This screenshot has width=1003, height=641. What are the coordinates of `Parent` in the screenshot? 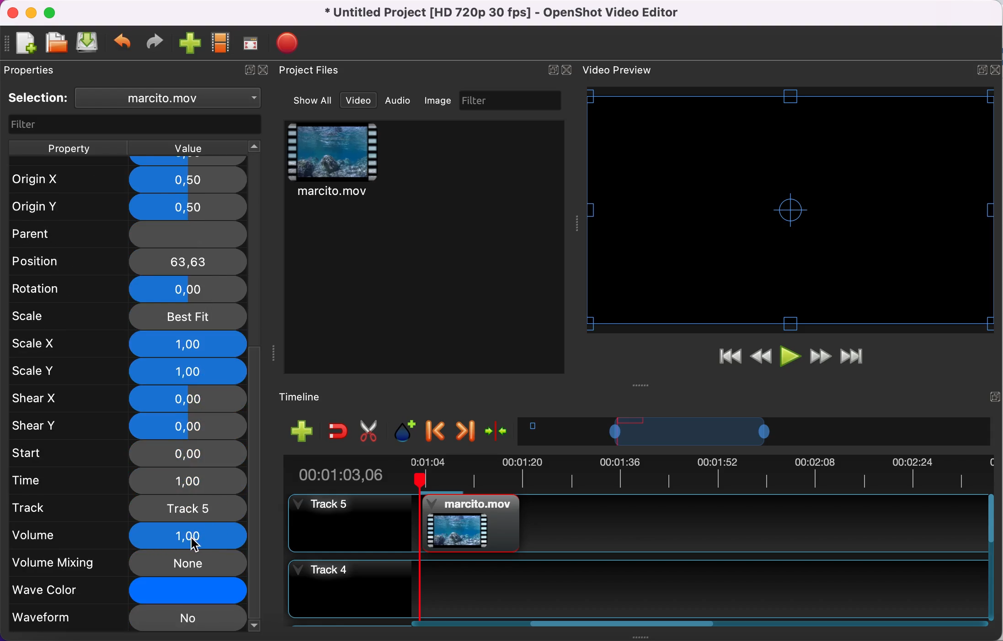 It's located at (127, 231).